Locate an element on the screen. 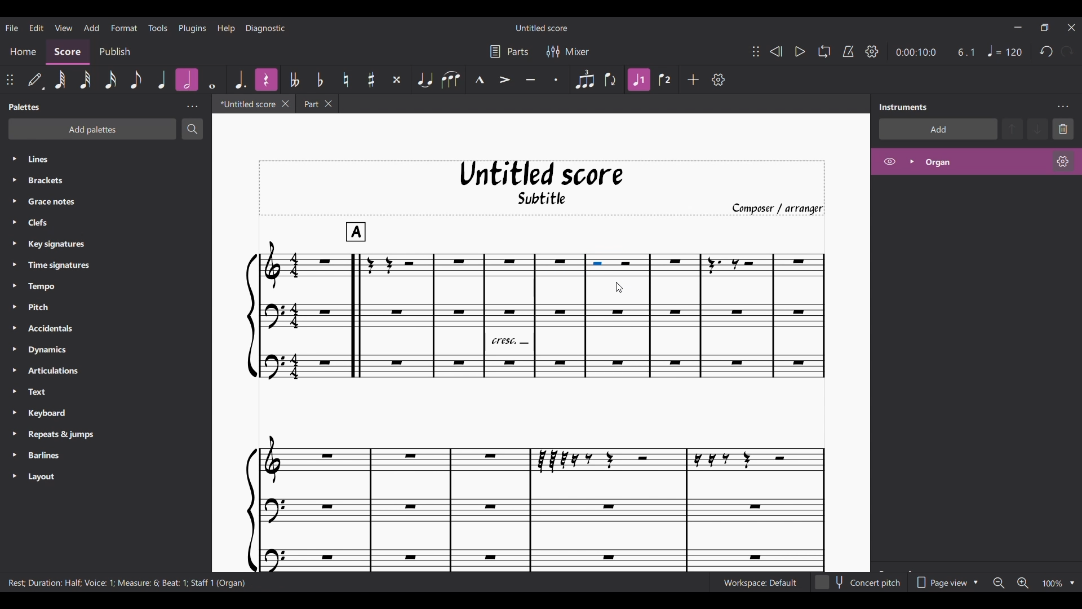 This screenshot has width=1082, height=609. Toggle double sharp is located at coordinates (397, 79).